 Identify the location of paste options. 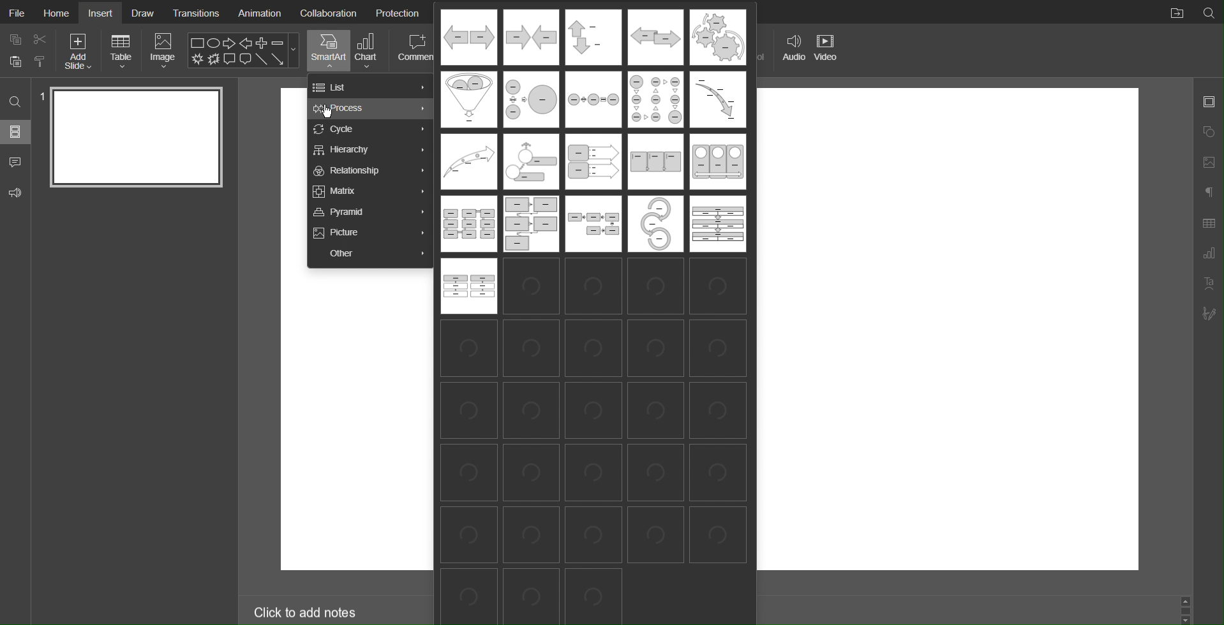
(41, 63).